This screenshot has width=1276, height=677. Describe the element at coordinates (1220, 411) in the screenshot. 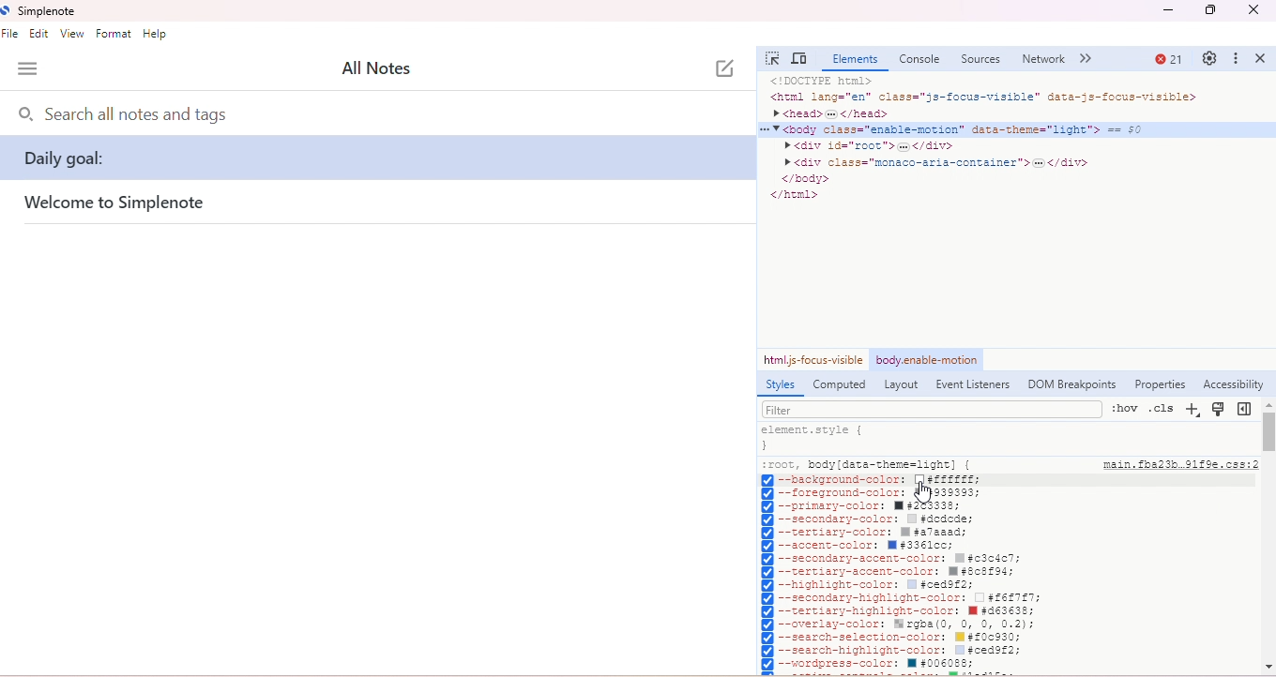

I see `toggle rendering emulations` at that location.